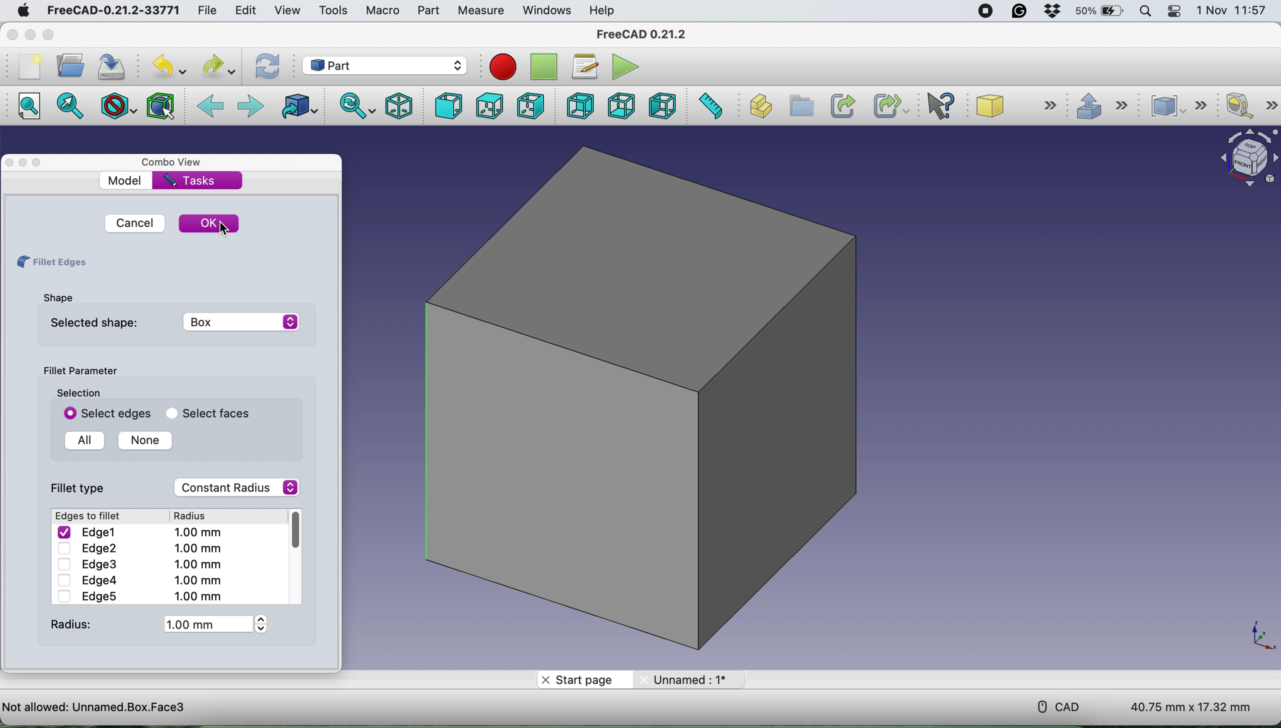  Describe the element at coordinates (12, 162) in the screenshot. I see `close` at that location.